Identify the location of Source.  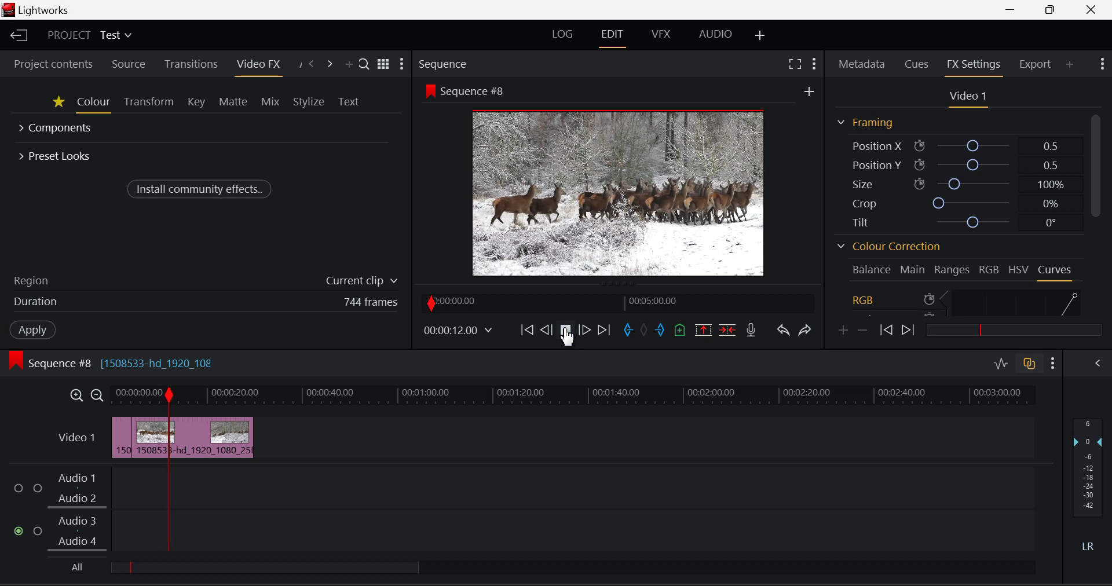
(128, 64).